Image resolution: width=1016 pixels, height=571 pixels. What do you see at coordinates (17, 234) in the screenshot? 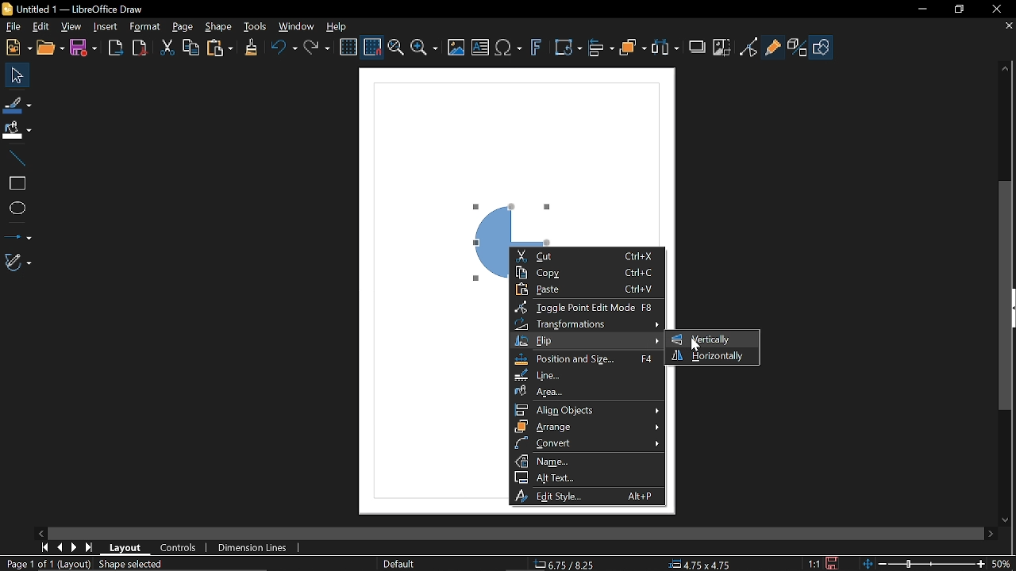
I see `Lines and arrows` at bounding box center [17, 234].